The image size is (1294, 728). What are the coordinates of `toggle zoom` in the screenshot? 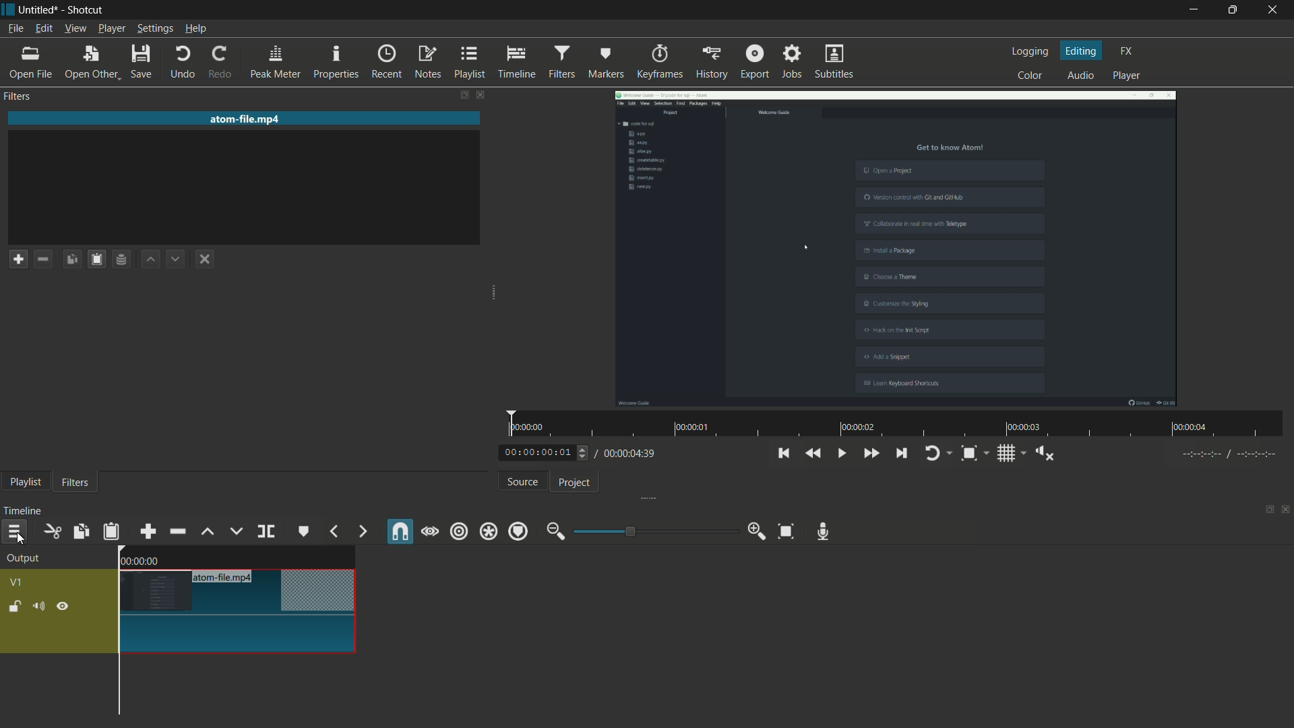 It's located at (968, 453).